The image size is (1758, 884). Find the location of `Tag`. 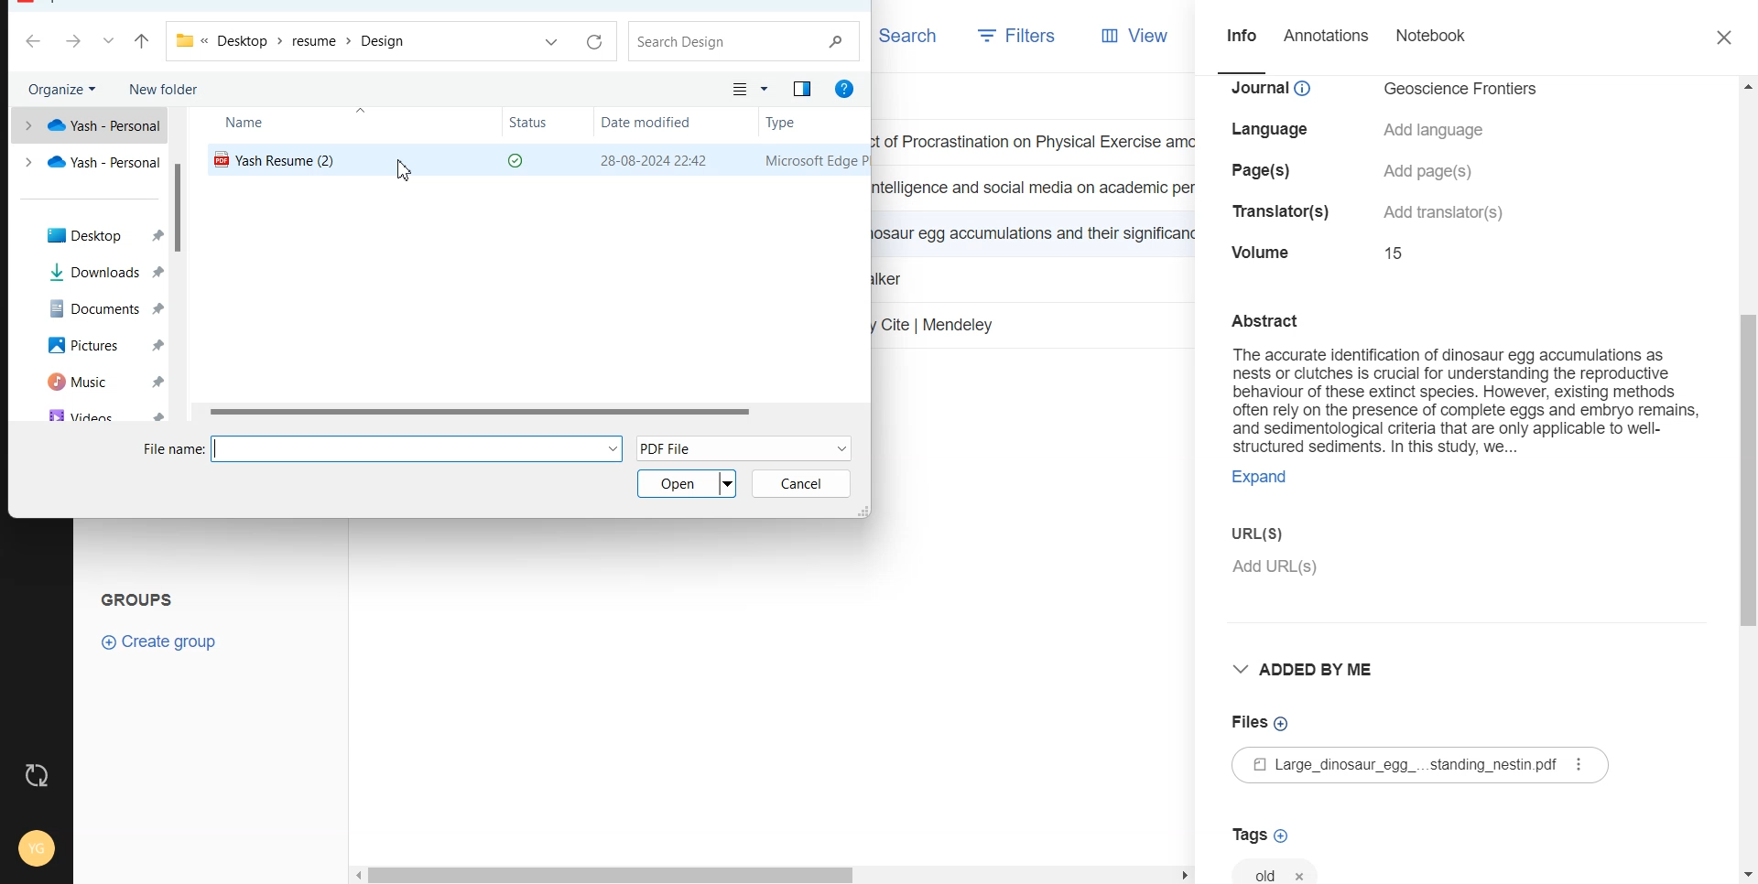

Tag is located at coordinates (1276, 868).